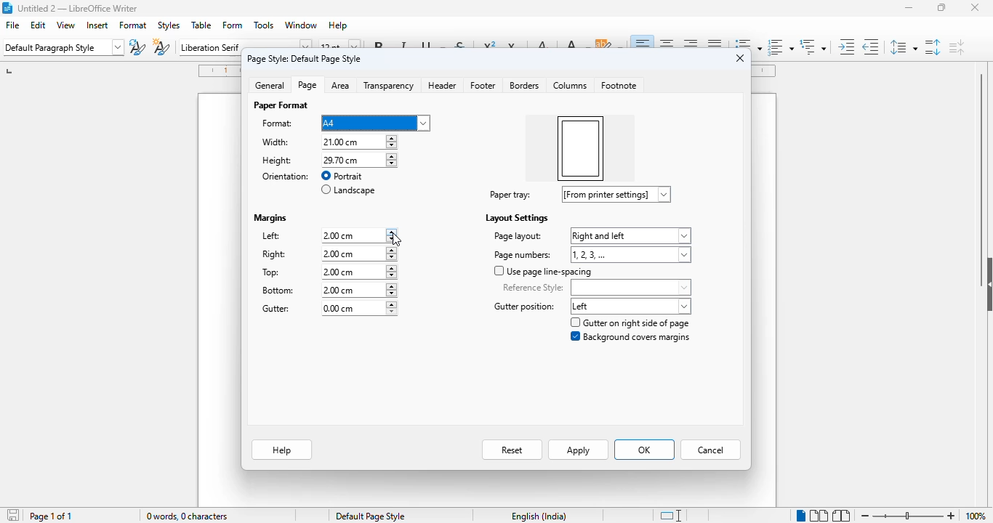 This screenshot has width=993, height=523. What do you see at coordinates (951, 516) in the screenshot?
I see `zoom in` at bounding box center [951, 516].